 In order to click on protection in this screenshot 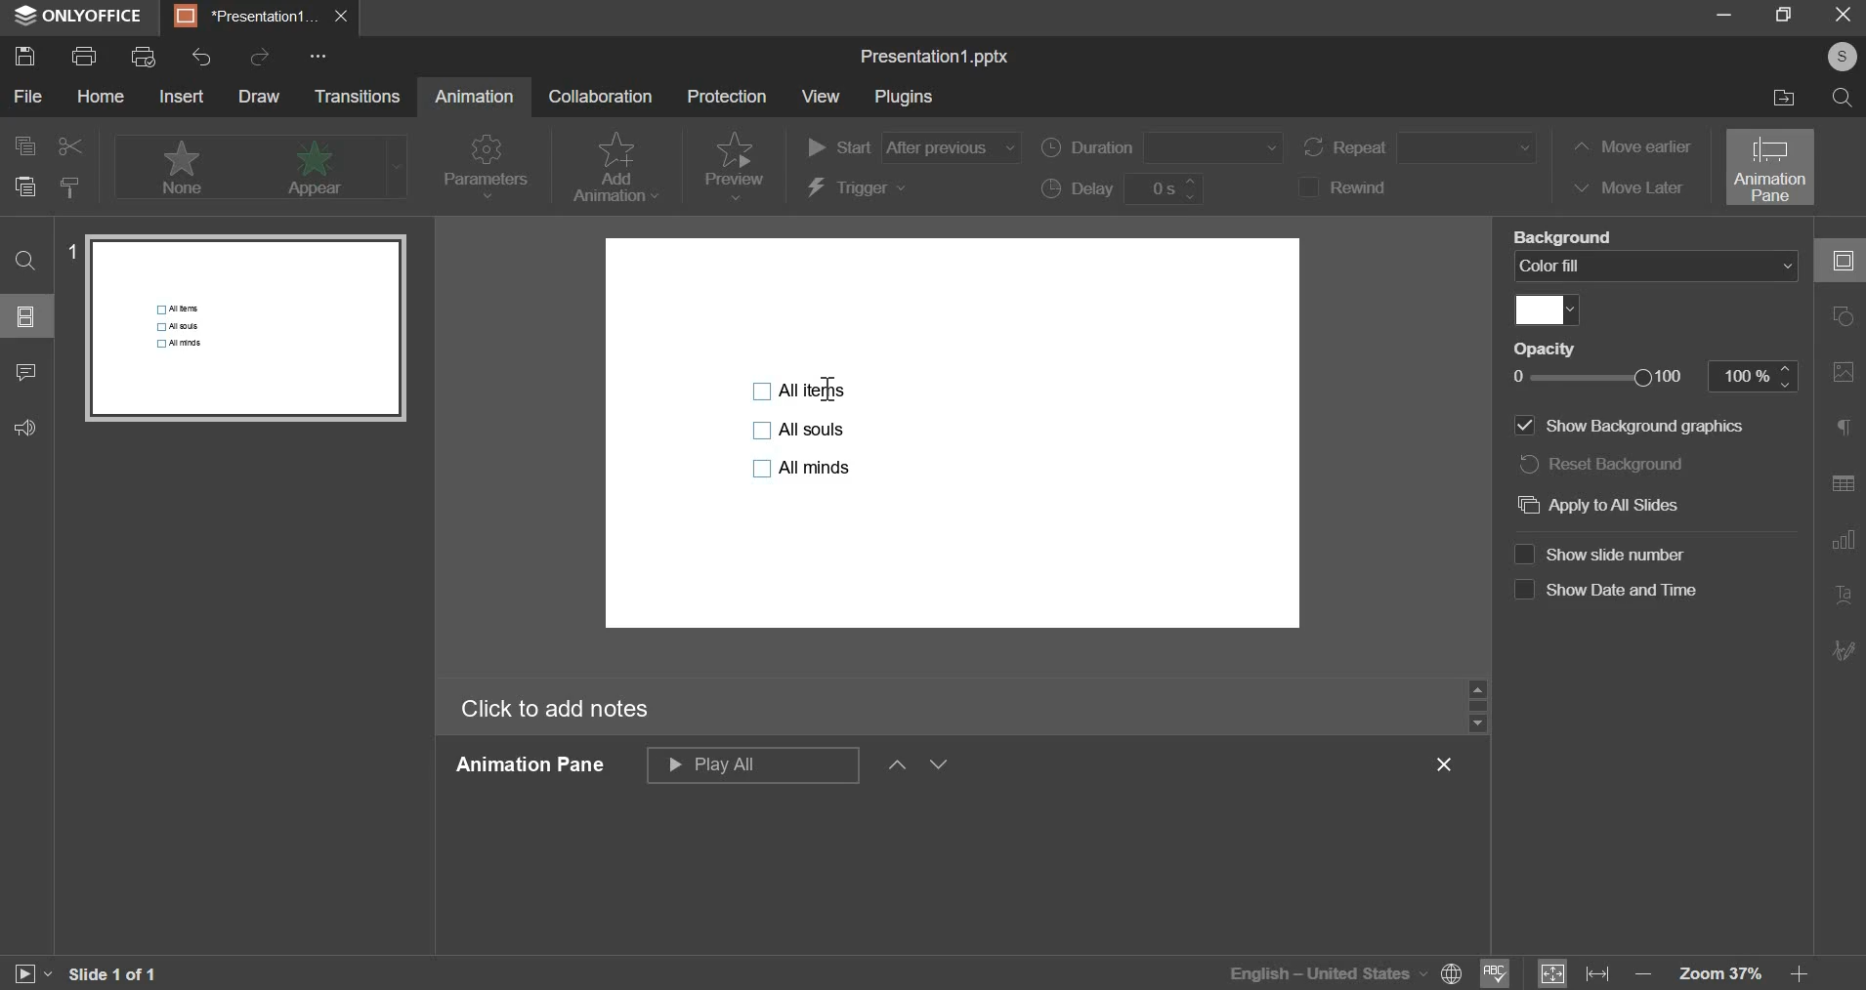, I will do `click(724, 96)`.